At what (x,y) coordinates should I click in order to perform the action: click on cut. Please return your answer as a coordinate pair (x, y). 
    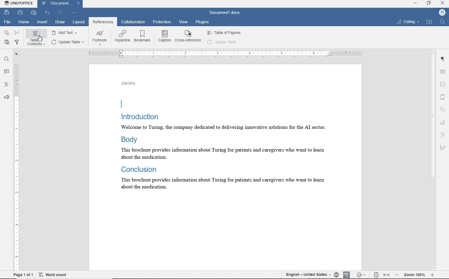
    Looking at the image, I should click on (17, 33).